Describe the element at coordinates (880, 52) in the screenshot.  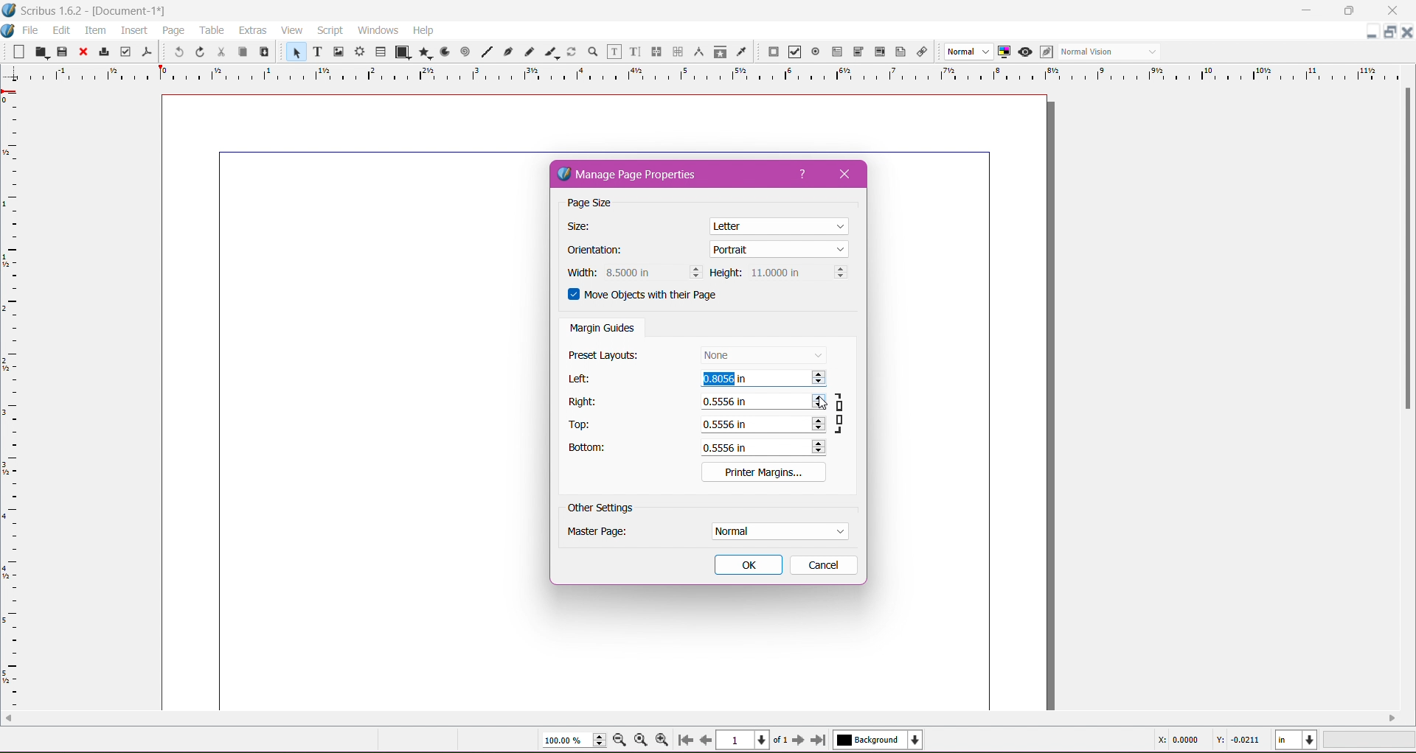
I see `PDF List Box` at that location.